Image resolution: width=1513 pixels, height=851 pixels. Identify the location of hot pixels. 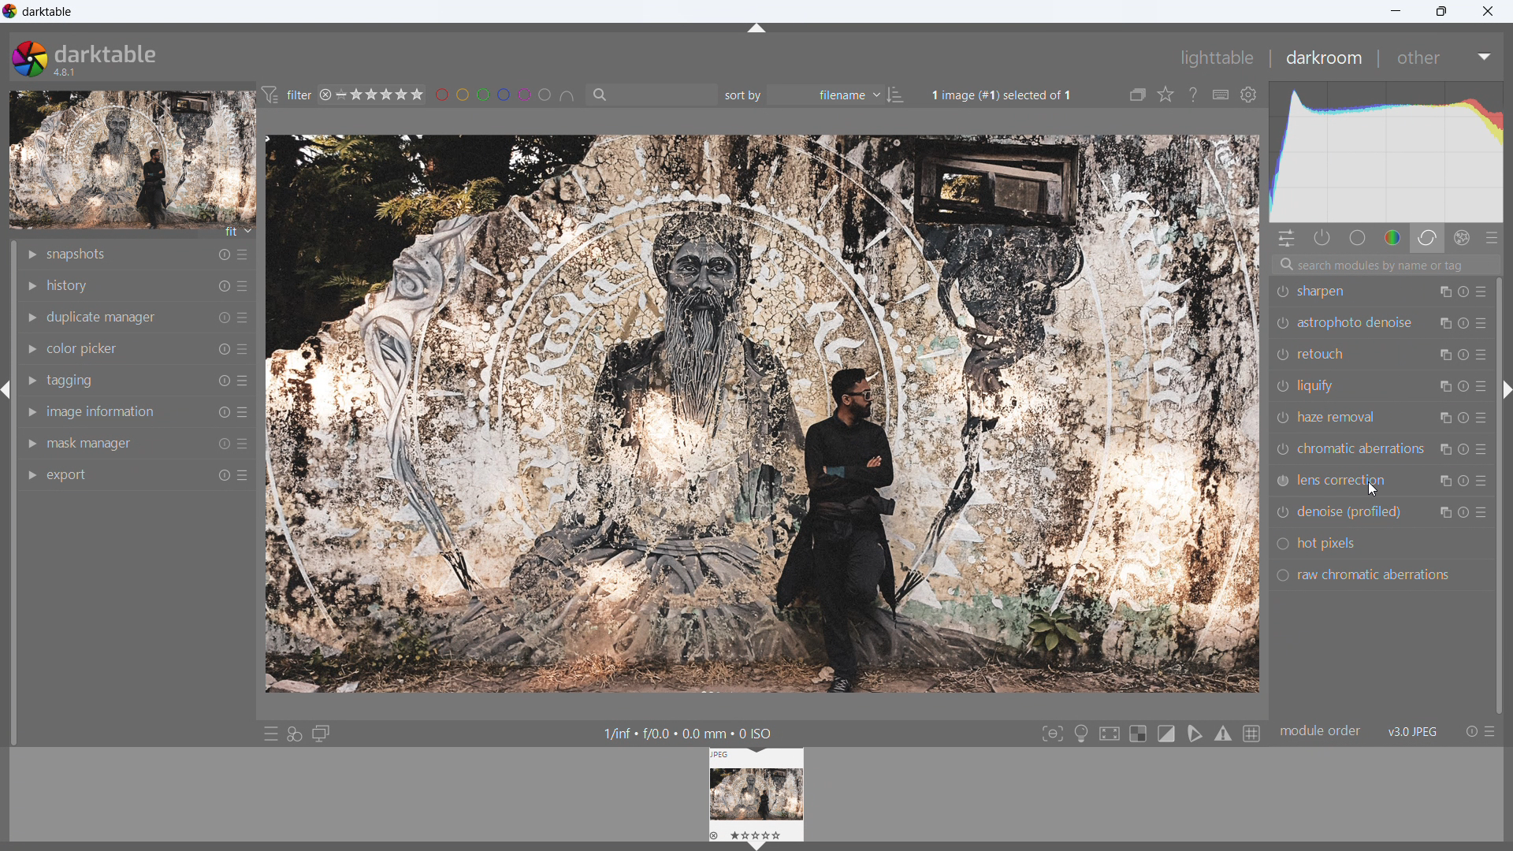
(1327, 544).